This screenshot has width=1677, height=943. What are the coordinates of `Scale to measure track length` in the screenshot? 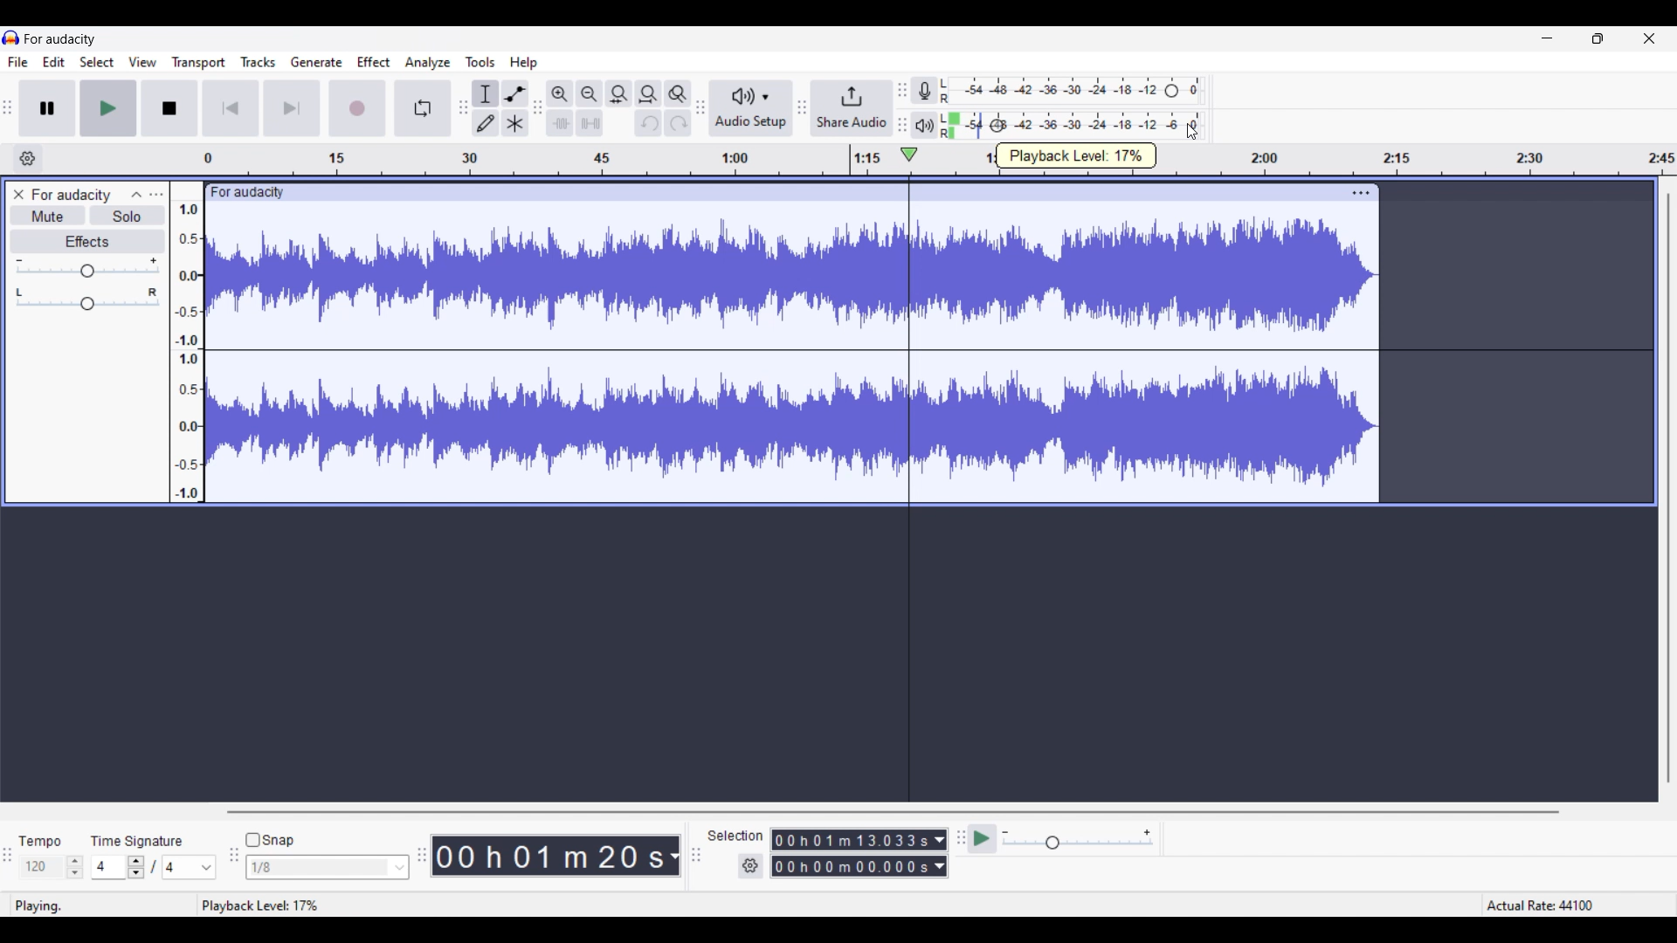 It's located at (515, 159).